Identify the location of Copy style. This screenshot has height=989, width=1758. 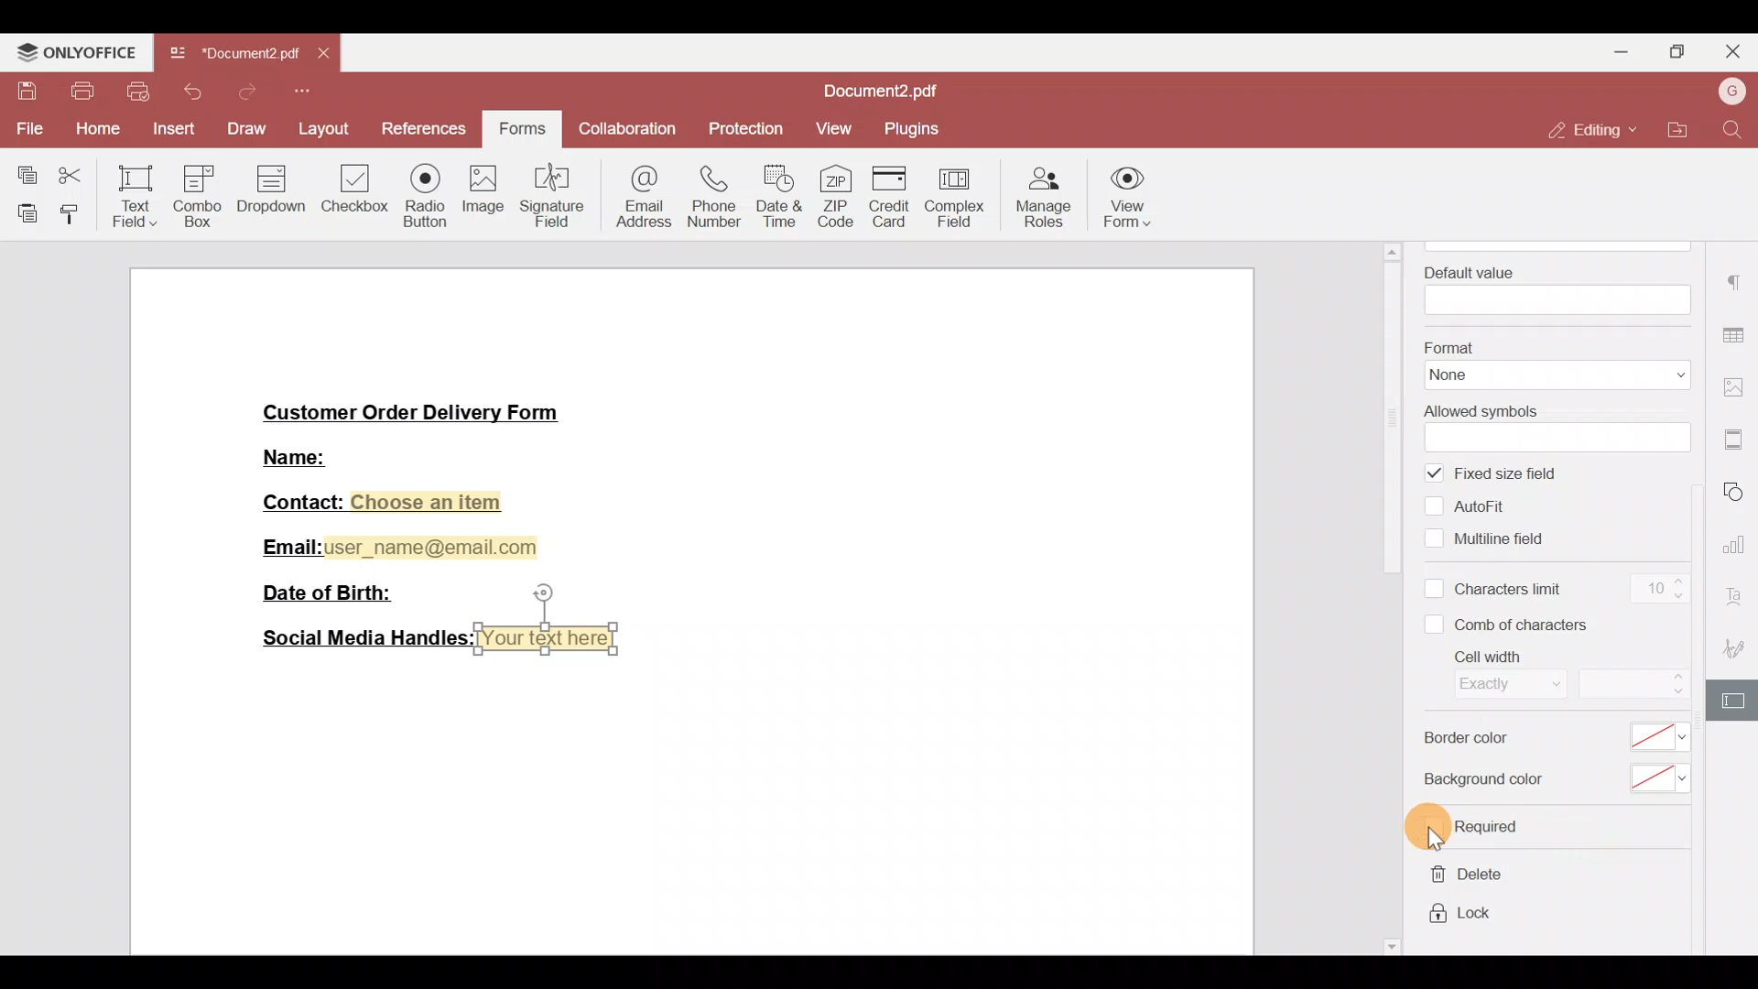
(71, 215).